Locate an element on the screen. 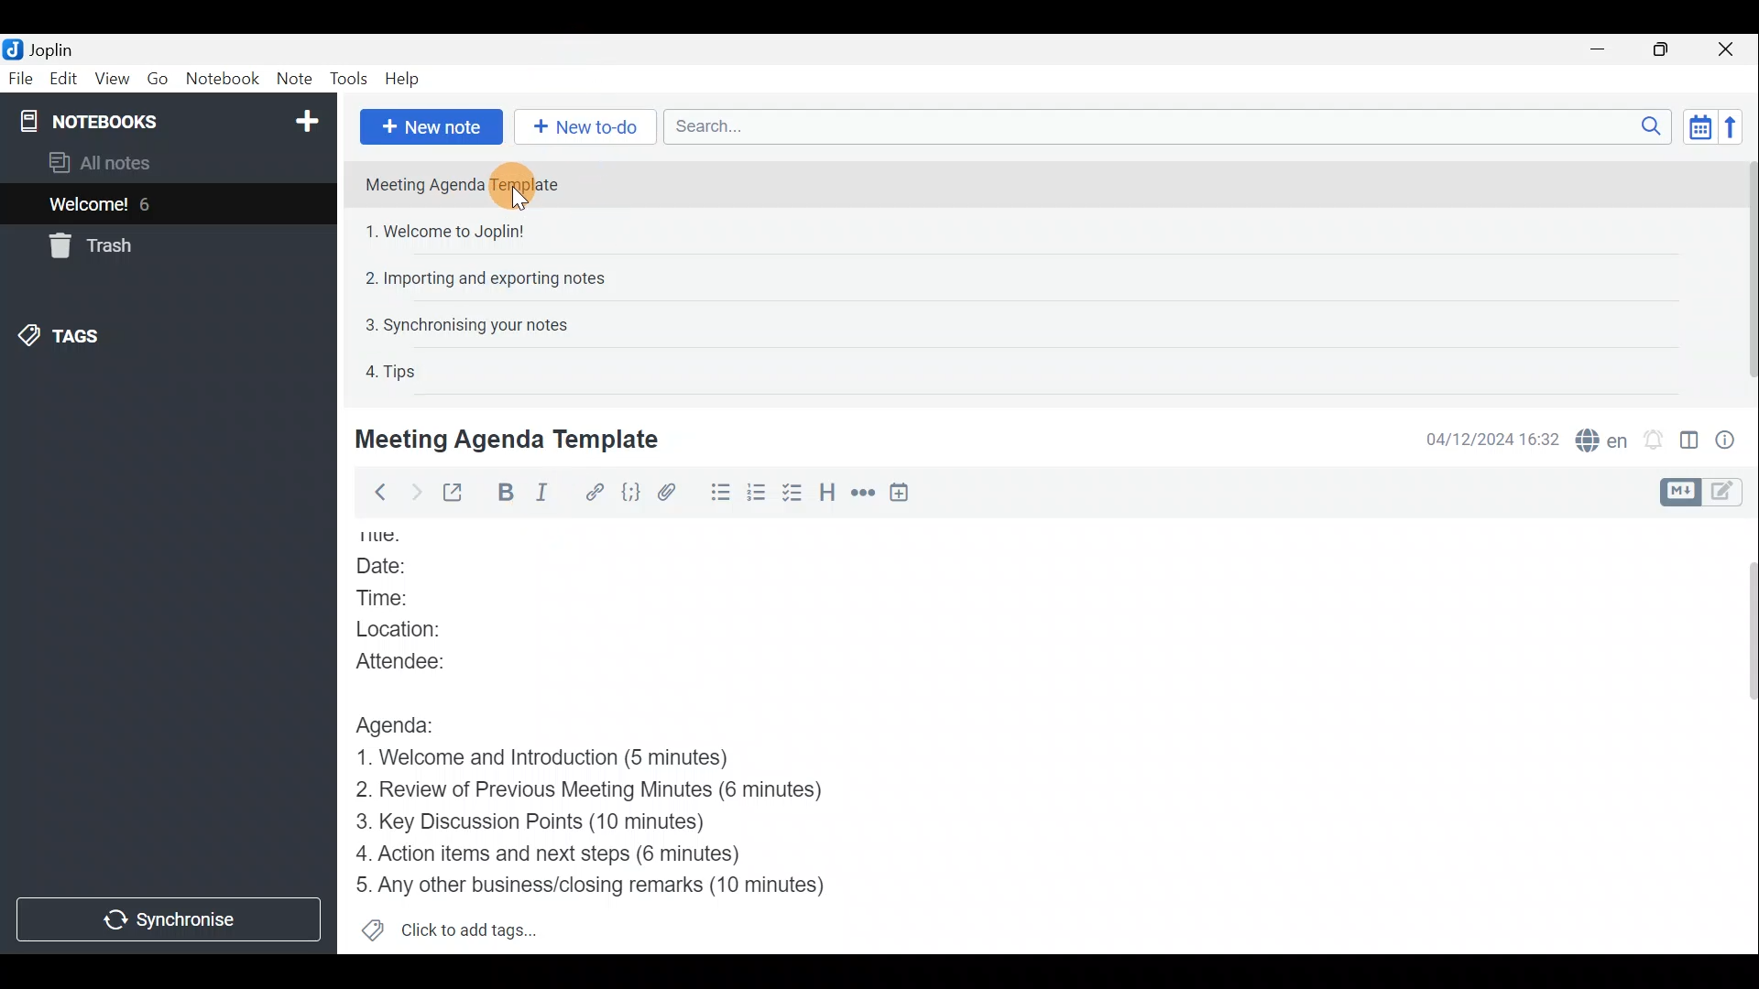 This screenshot has width=1759, height=989. Attach file is located at coordinates (675, 493).